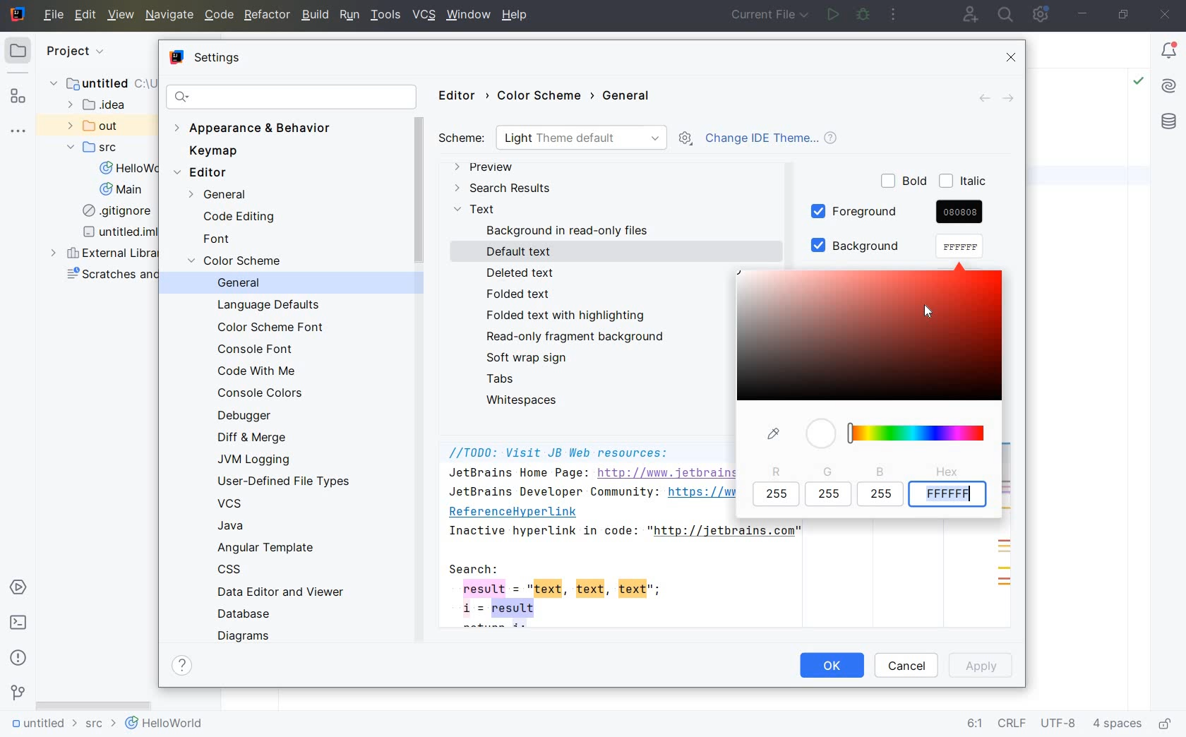 Image resolution: width=1186 pixels, height=737 pixels. I want to click on COLOR SCEME, so click(241, 262).